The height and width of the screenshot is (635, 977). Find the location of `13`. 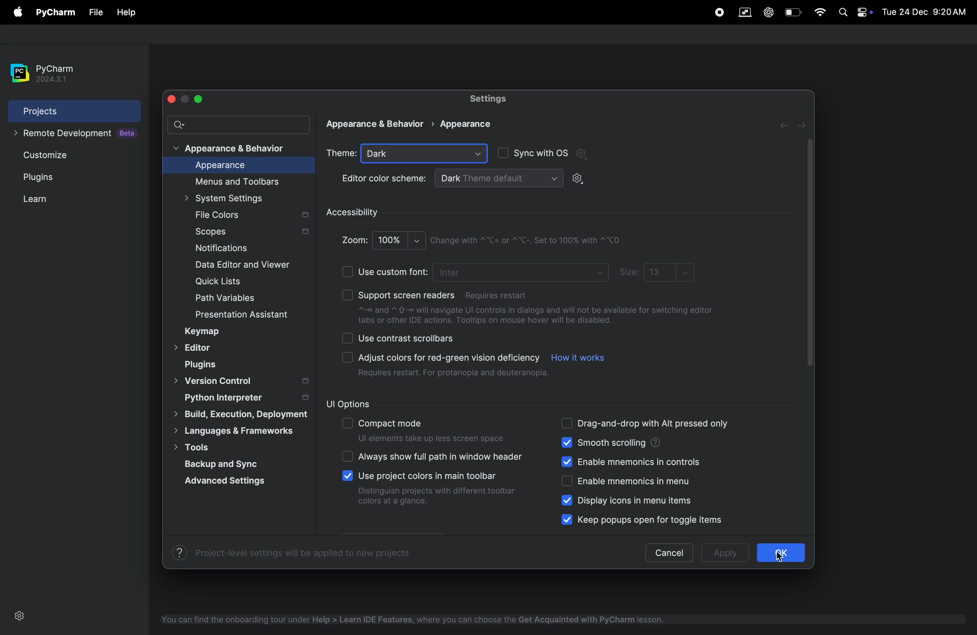

13 is located at coordinates (669, 271).